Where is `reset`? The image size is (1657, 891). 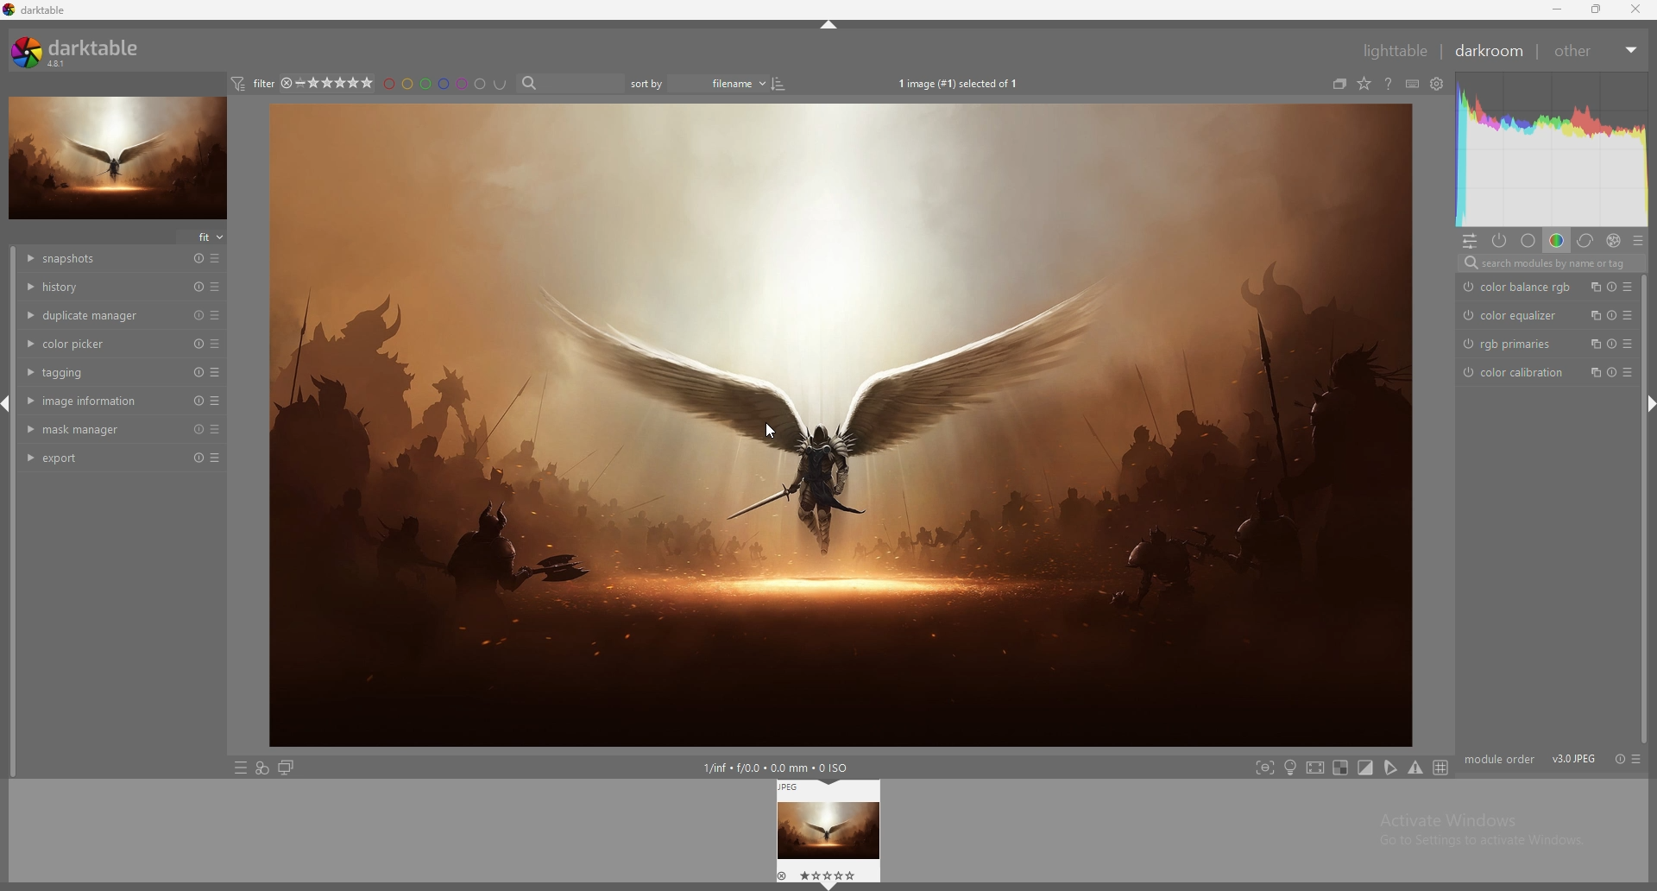
reset is located at coordinates (1612, 287).